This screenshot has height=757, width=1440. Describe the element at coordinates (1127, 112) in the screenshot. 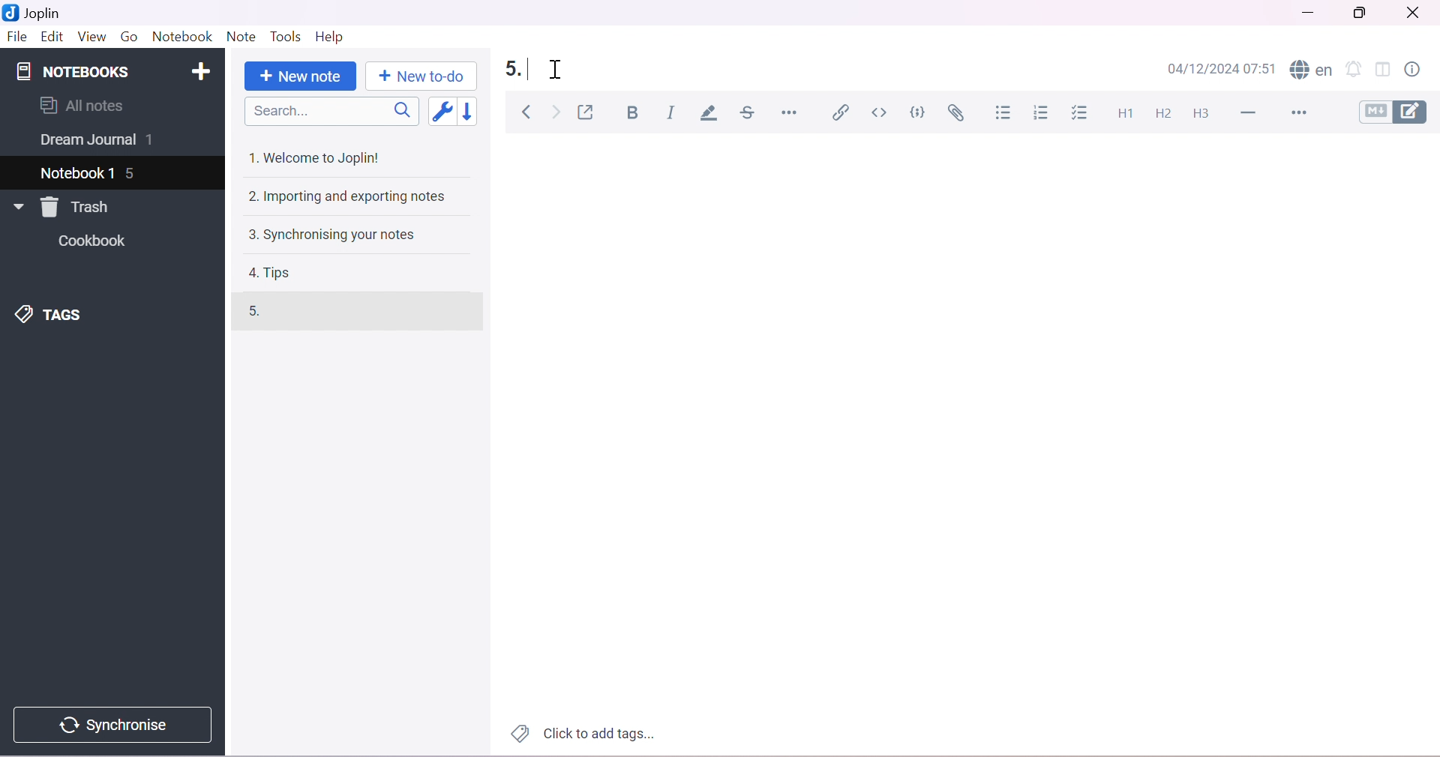

I see `Heading 1` at that location.